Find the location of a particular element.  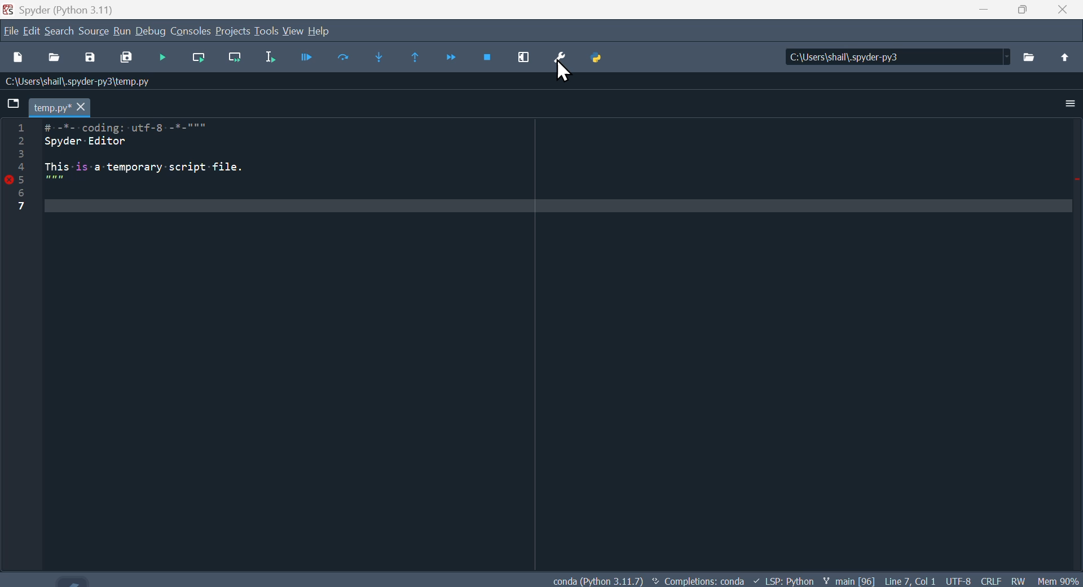

Source is located at coordinates (94, 31).